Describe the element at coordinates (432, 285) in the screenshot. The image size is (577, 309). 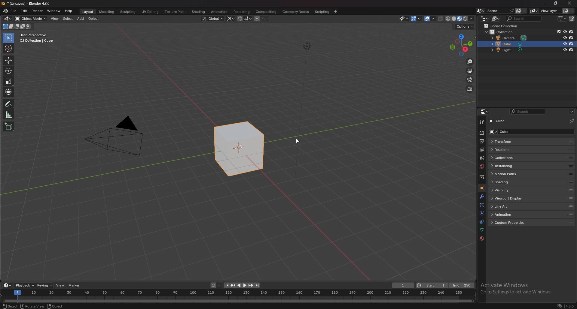
I see `start frame` at that location.